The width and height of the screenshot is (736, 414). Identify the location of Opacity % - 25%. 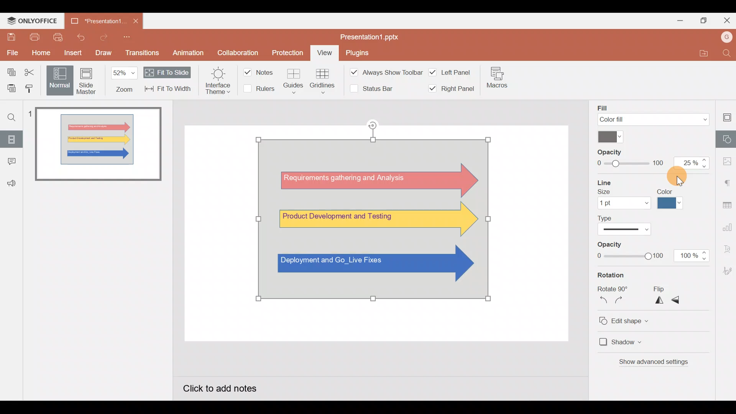
(694, 163).